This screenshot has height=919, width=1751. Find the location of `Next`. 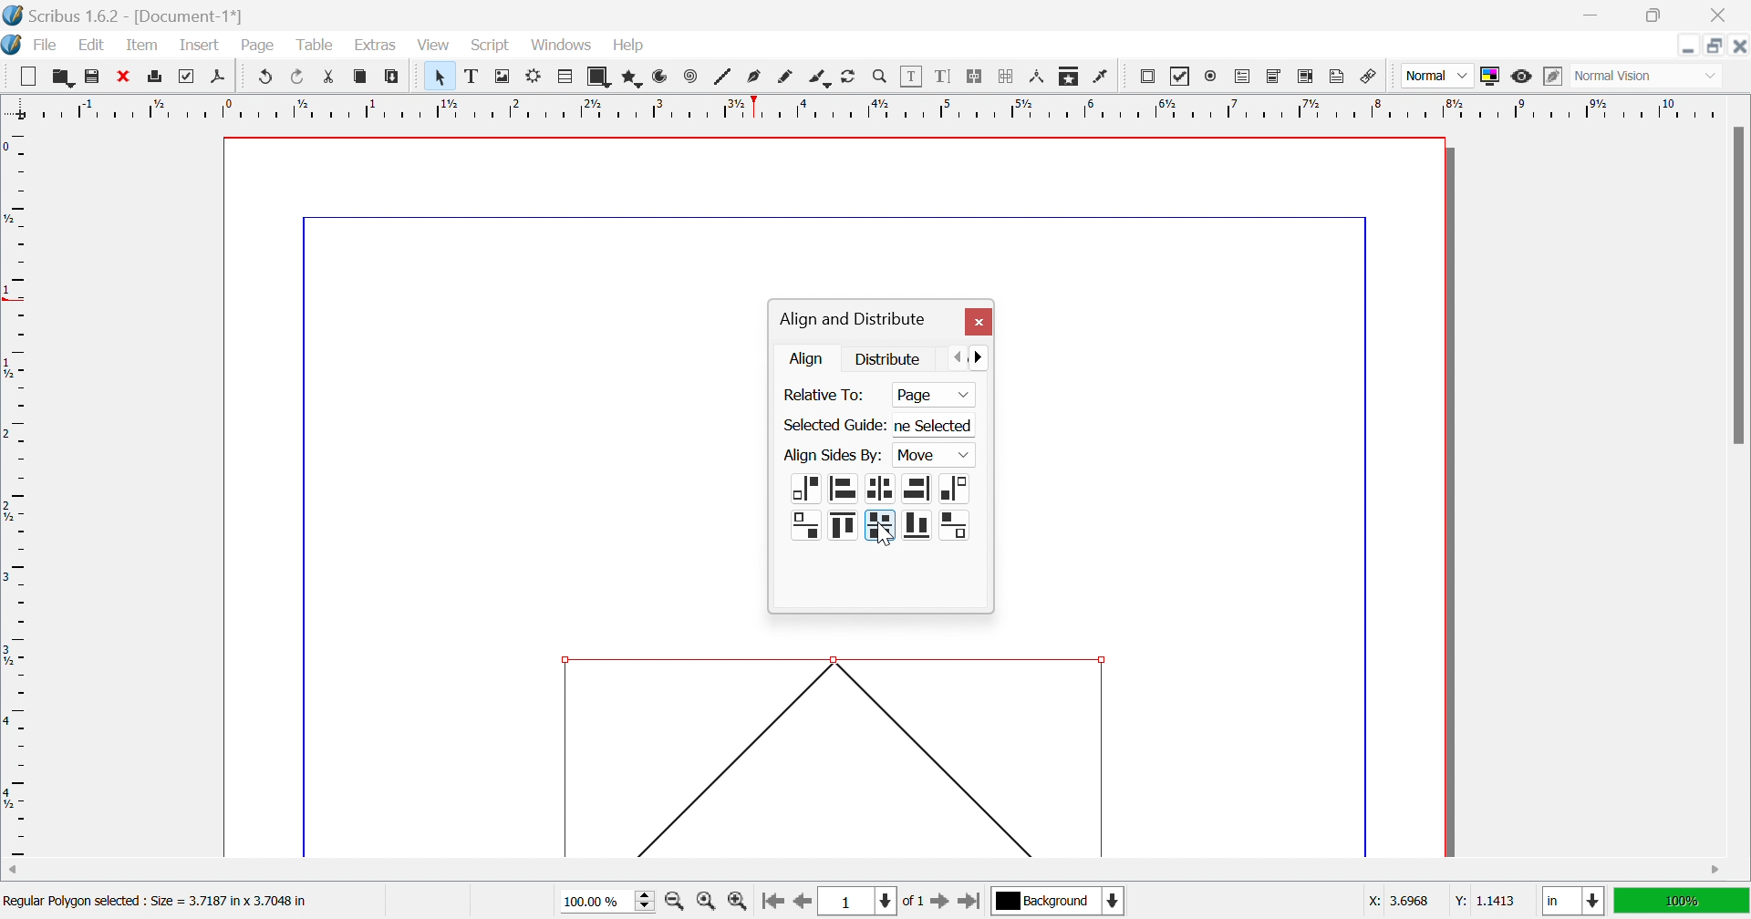

Next is located at coordinates (986, 356).